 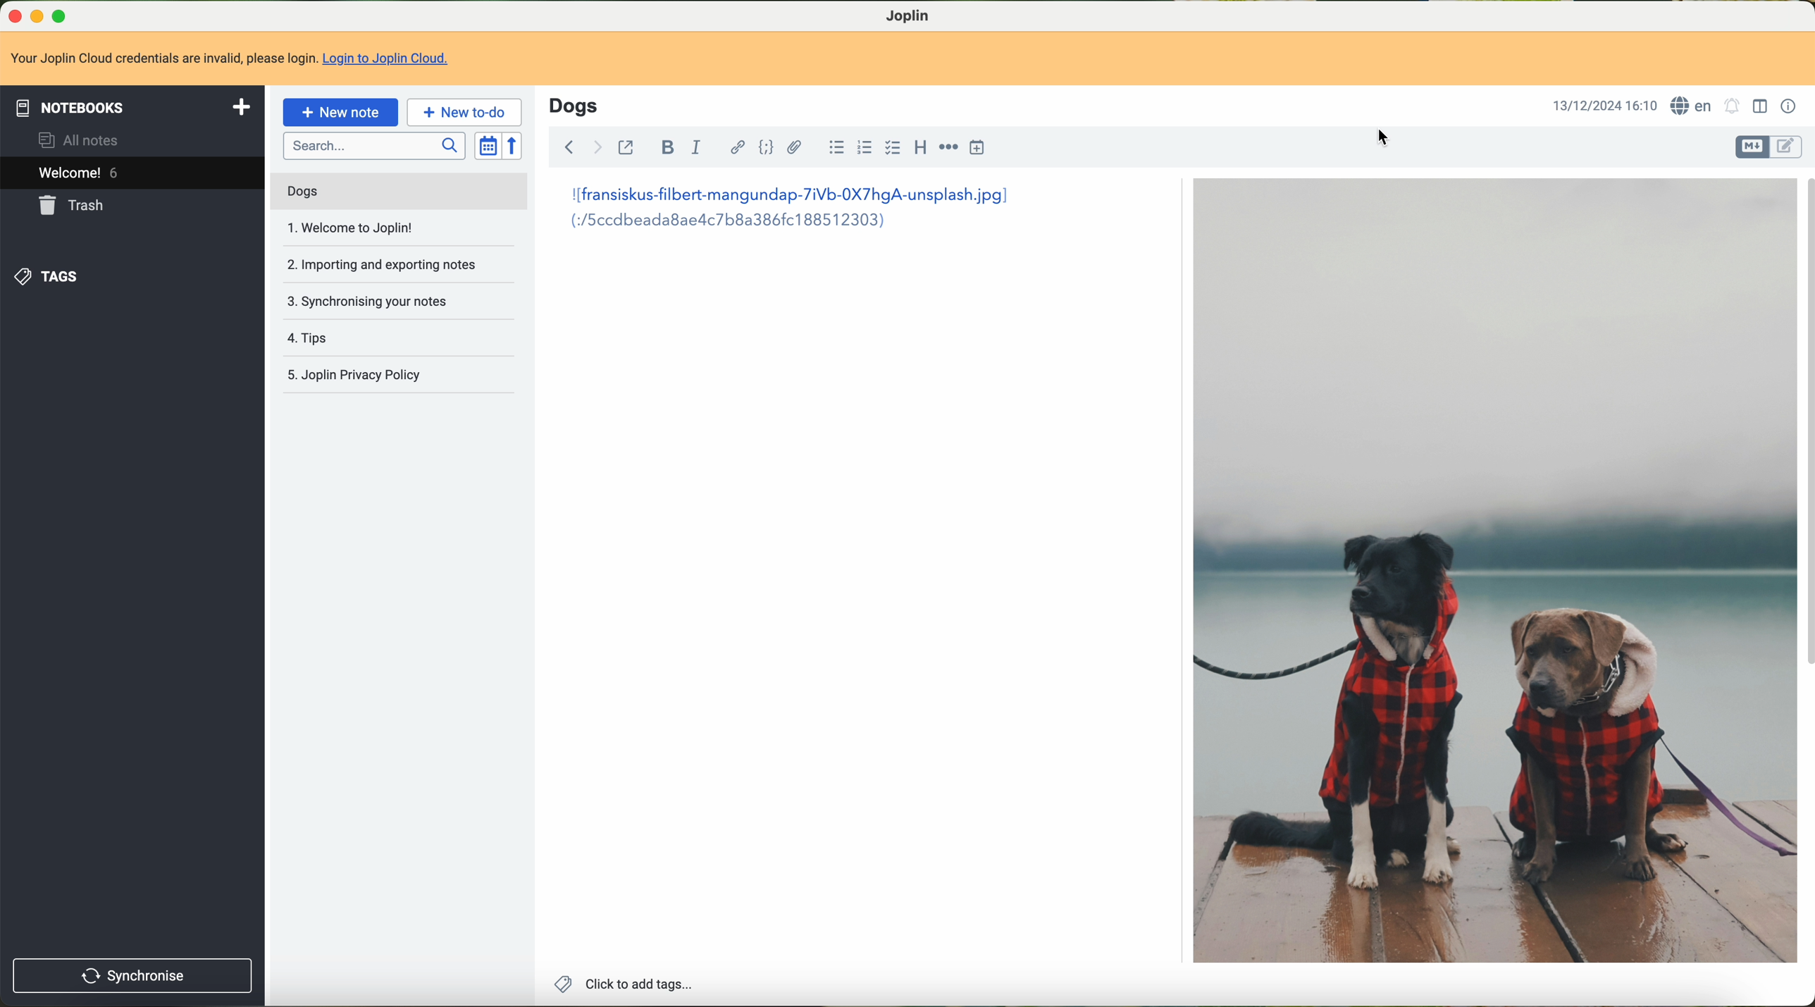 I want to click on Jopin privacy policy, so click(x=361, y=372).